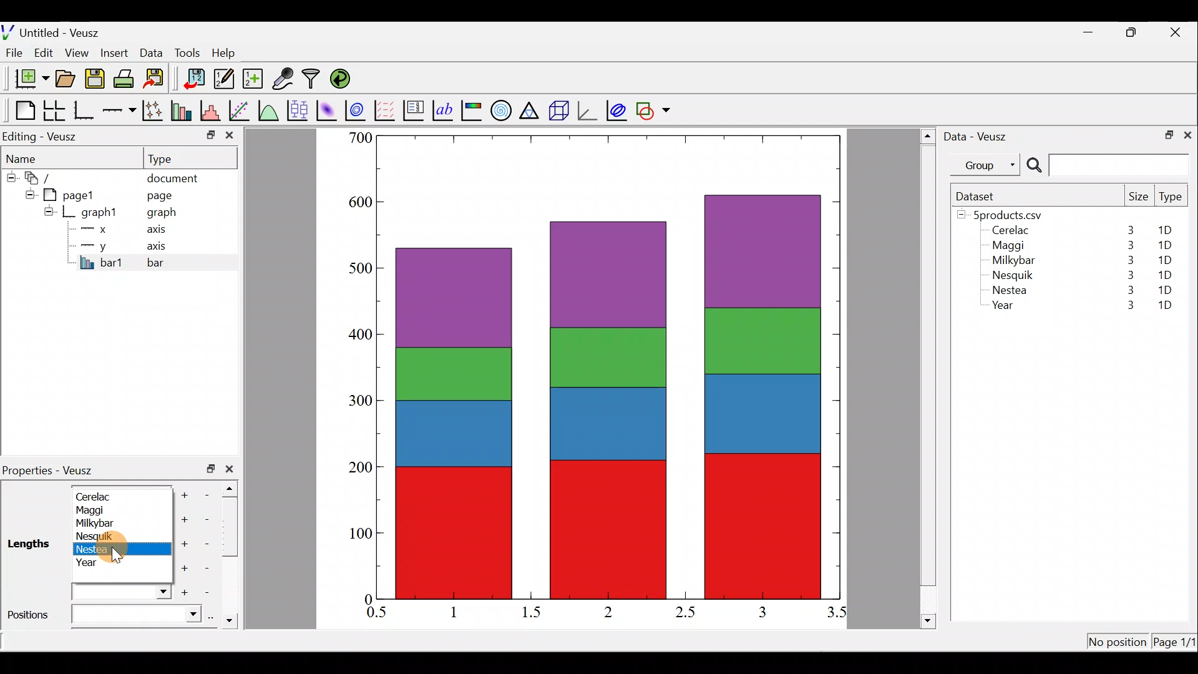 The width and height of the screenshot is (1198, 674). Describe the element at coordinates (160, 231) in the screenshot. I see `axis` at that location.